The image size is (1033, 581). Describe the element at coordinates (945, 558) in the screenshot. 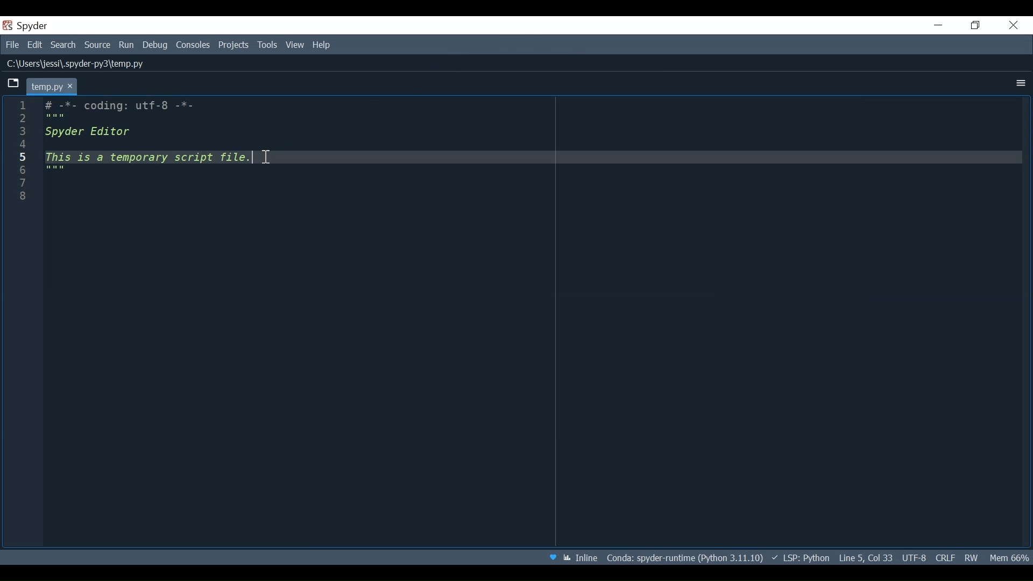

I see `File EQL Status` at that location.